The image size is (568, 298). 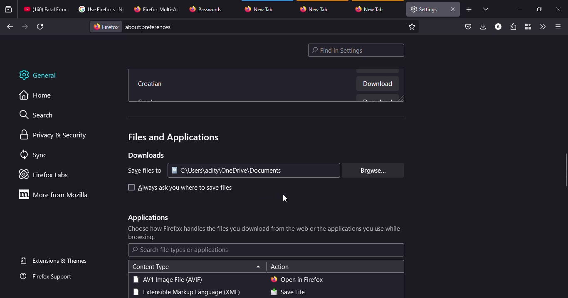 I want to click on type, so click(x=185, y=293).